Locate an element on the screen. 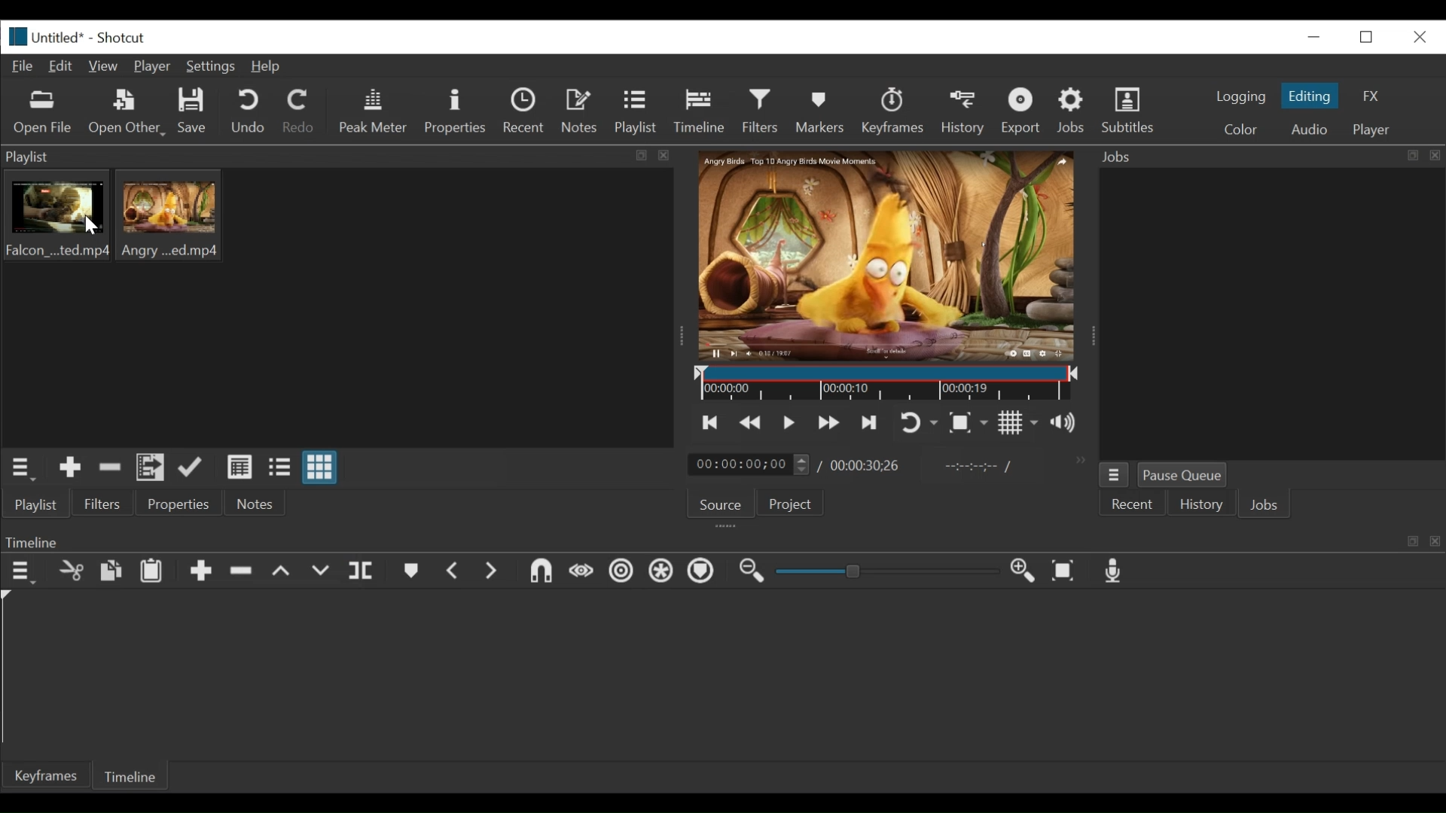 The height and width of the screenshot is (813, 1446). Notes is located at coordinates (582, 111).